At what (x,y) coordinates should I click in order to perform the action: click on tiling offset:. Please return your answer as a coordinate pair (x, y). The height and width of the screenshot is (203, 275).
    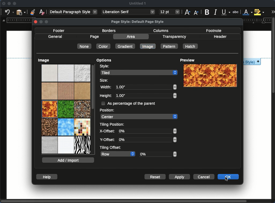
    Looking at the image, I should click on (111, 148).